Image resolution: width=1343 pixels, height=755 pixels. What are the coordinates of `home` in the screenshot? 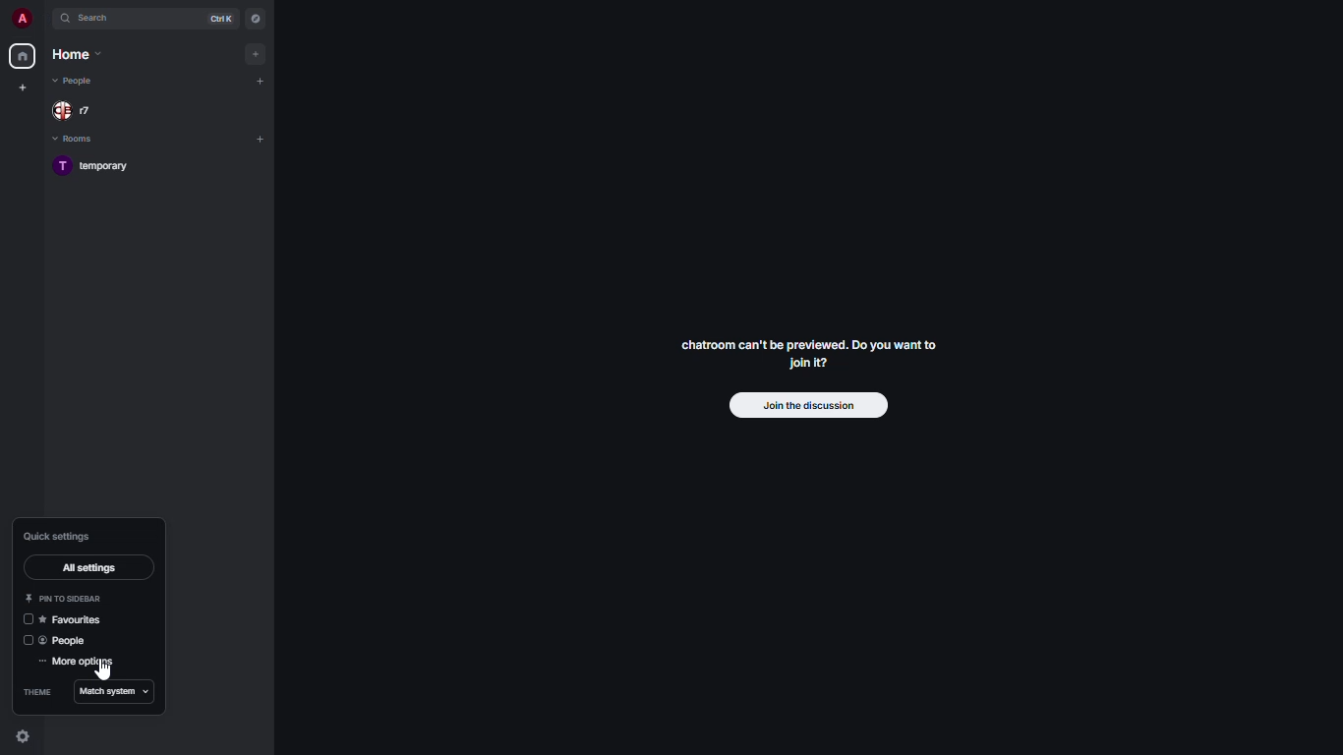 It's located at (80, 54).